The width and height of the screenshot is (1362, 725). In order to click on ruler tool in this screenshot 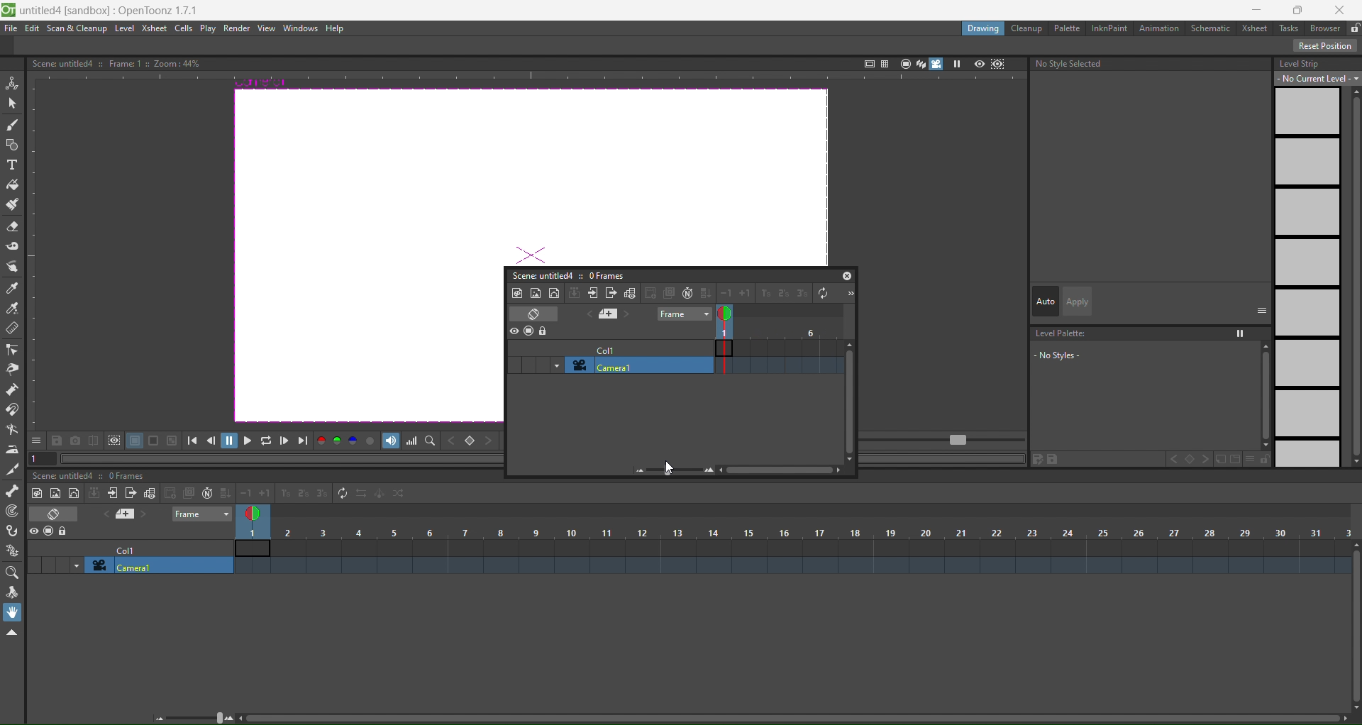, I will do `click(11, 328)`.